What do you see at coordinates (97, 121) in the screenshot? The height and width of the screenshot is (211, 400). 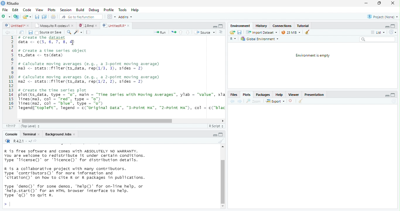 I see `horizontal scrollbar` at bounding box center [97, 121].